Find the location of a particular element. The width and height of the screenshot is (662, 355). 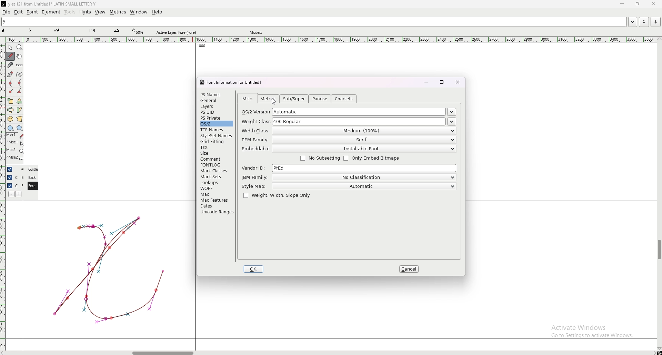

font information for untitled1 is located at coordinates (233, 82).